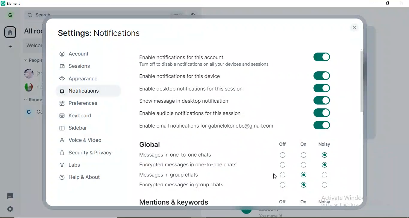 The height and width of the screenshot is (218, 409). What do you see at coordinates (284, 186) in the screenshot?
I see `switch off` at bounding box center [284, 186].